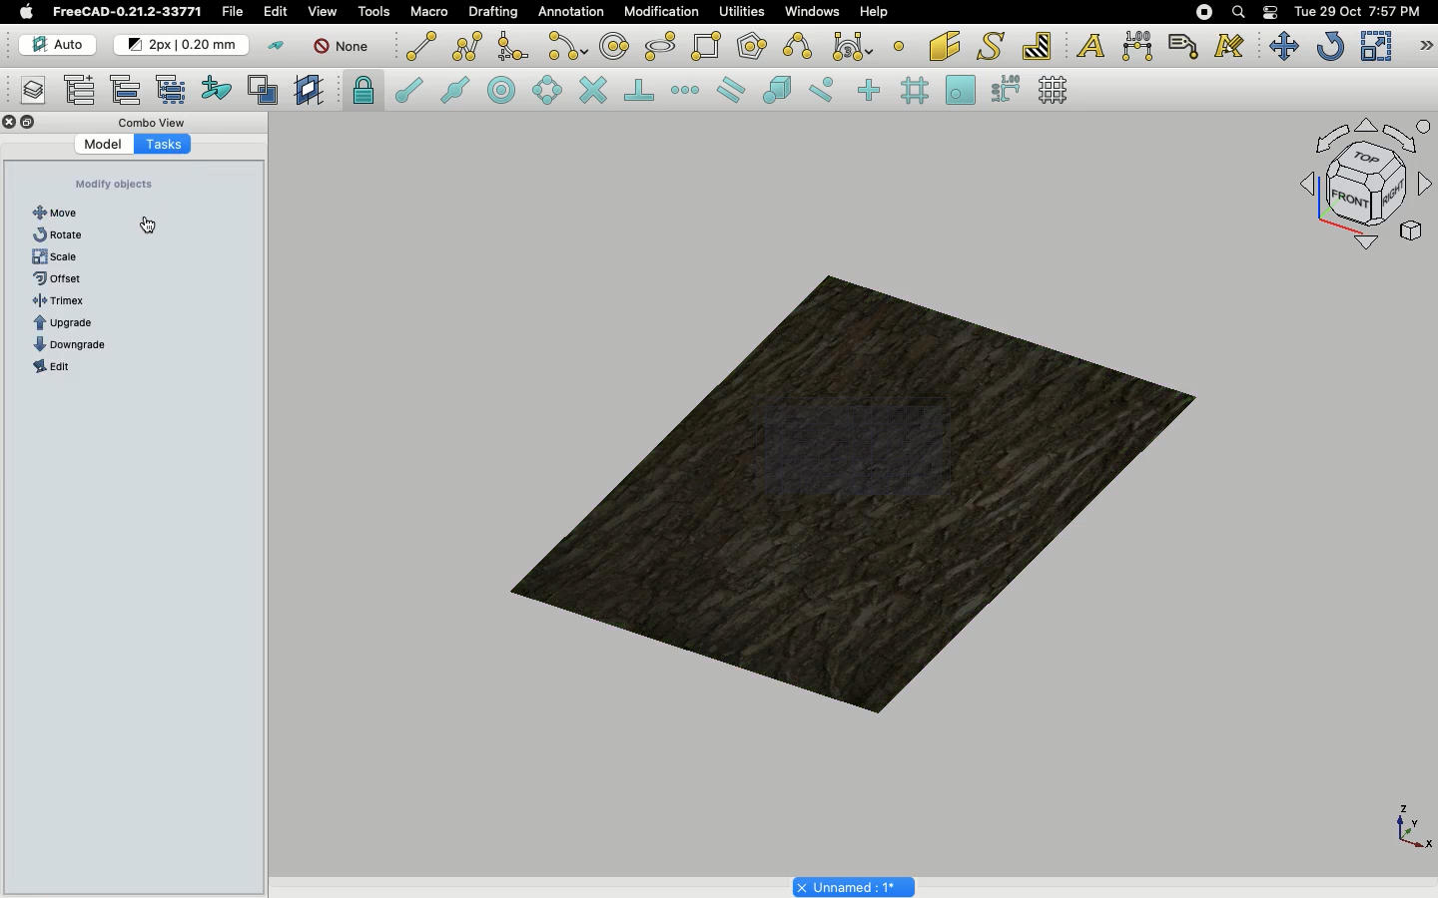  Describe the element at coordinates (364, 93) in the screenshot. I see `lock` at that location.